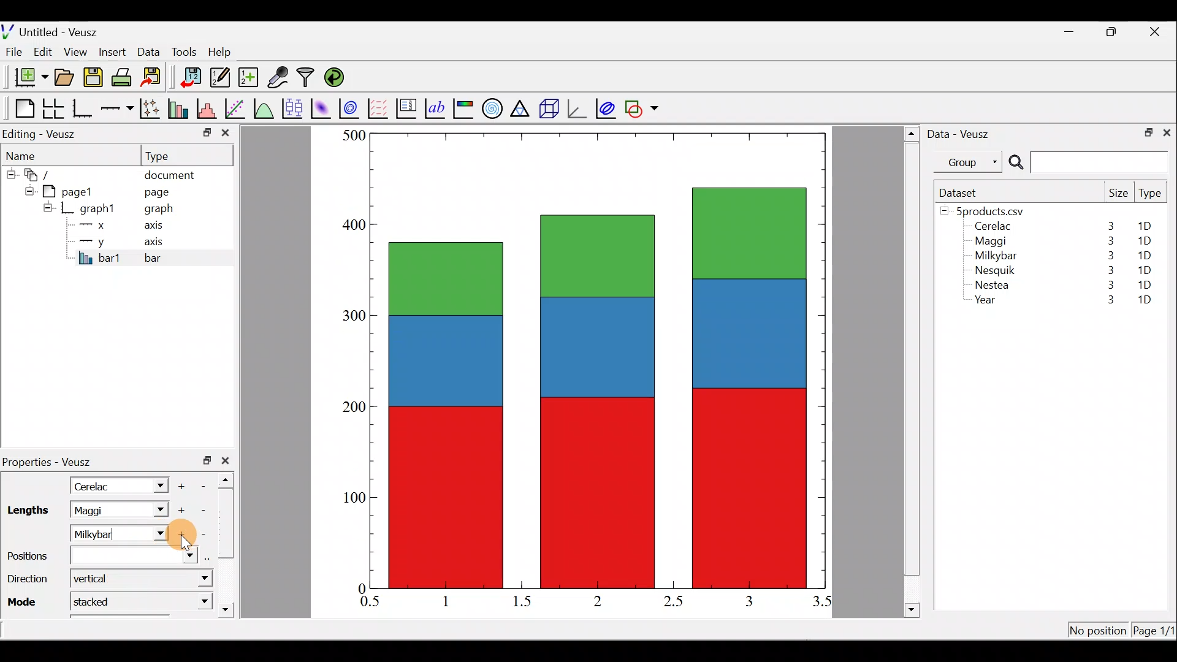 The image size is (1177, 662). Describe the element at coordinates (191, 78) in the screenshot. I see `Import data into veusz` at that location.